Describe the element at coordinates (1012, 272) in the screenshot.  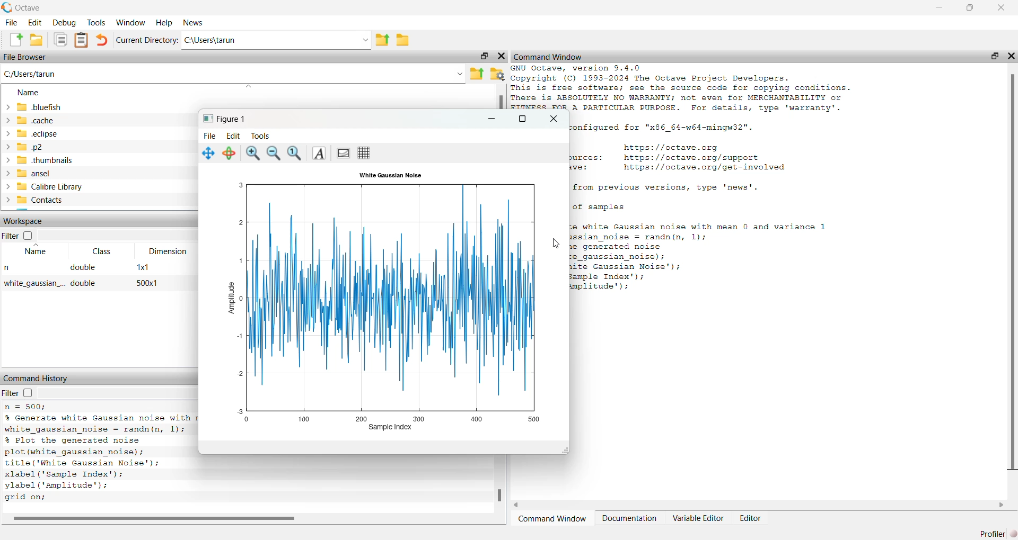
I see `vertical scroll bar` at that location.